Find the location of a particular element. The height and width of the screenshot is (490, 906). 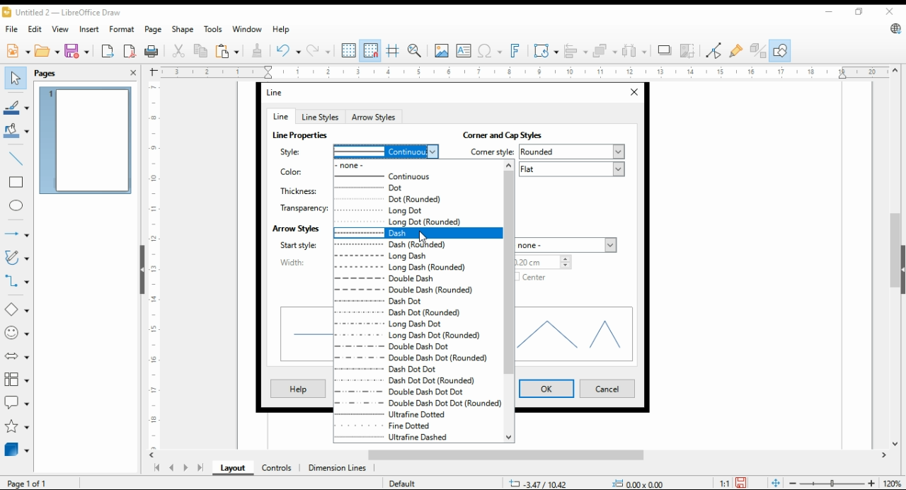

cut is located at coordinates (177, 52).